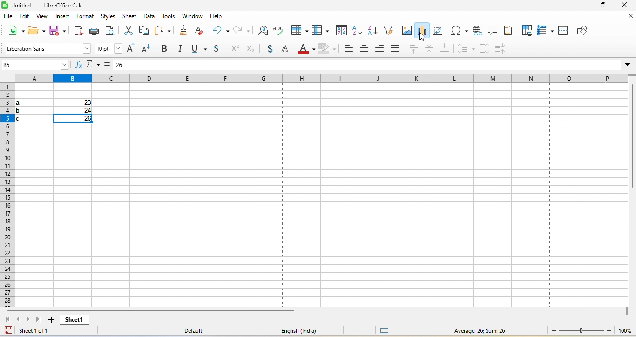  What do you see at coordinates (323, 77) in the screenshot?
I see `column headings` at bounding box center [323, 77].